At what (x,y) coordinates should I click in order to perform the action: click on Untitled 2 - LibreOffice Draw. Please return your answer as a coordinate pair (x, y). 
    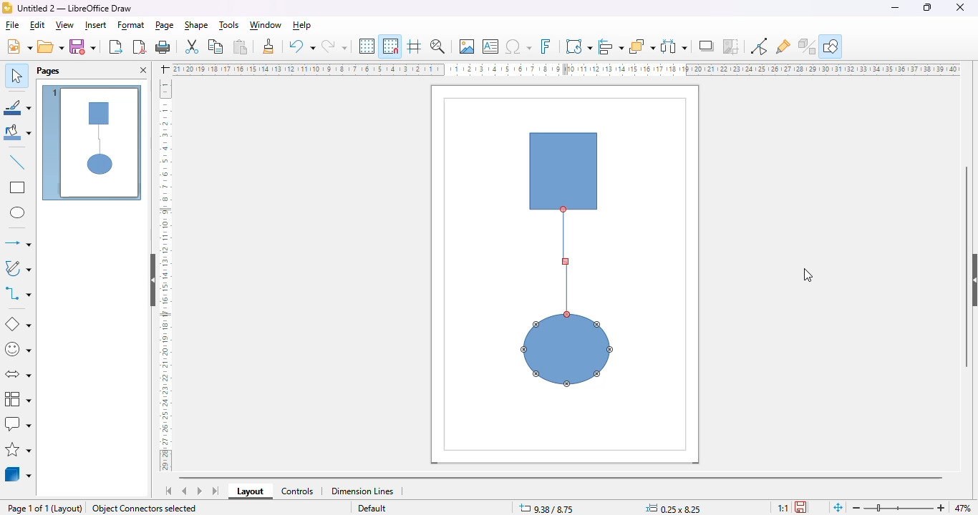
    Looking at the image, I should click on (75, 8).